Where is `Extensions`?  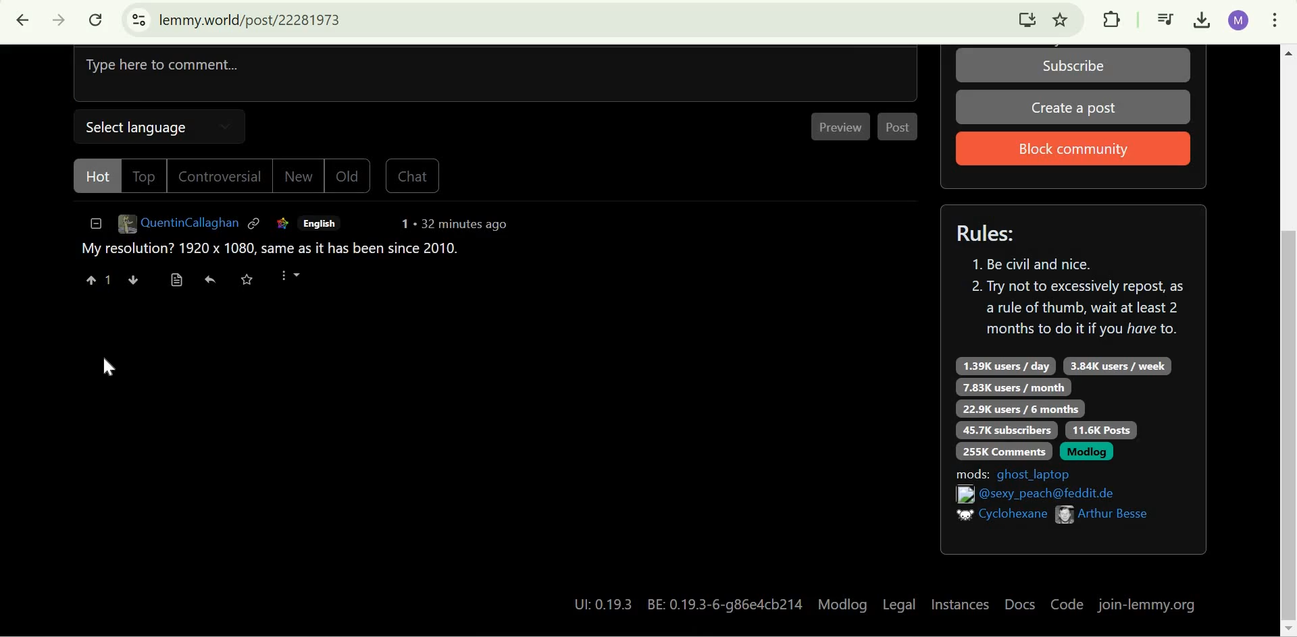
Extensions is located at coordinates (1111, 19).